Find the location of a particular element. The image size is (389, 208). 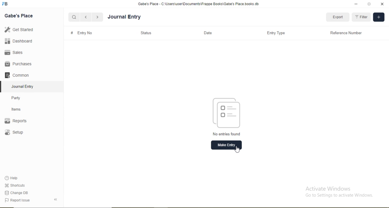

Help is located at coordinates (14, 178).